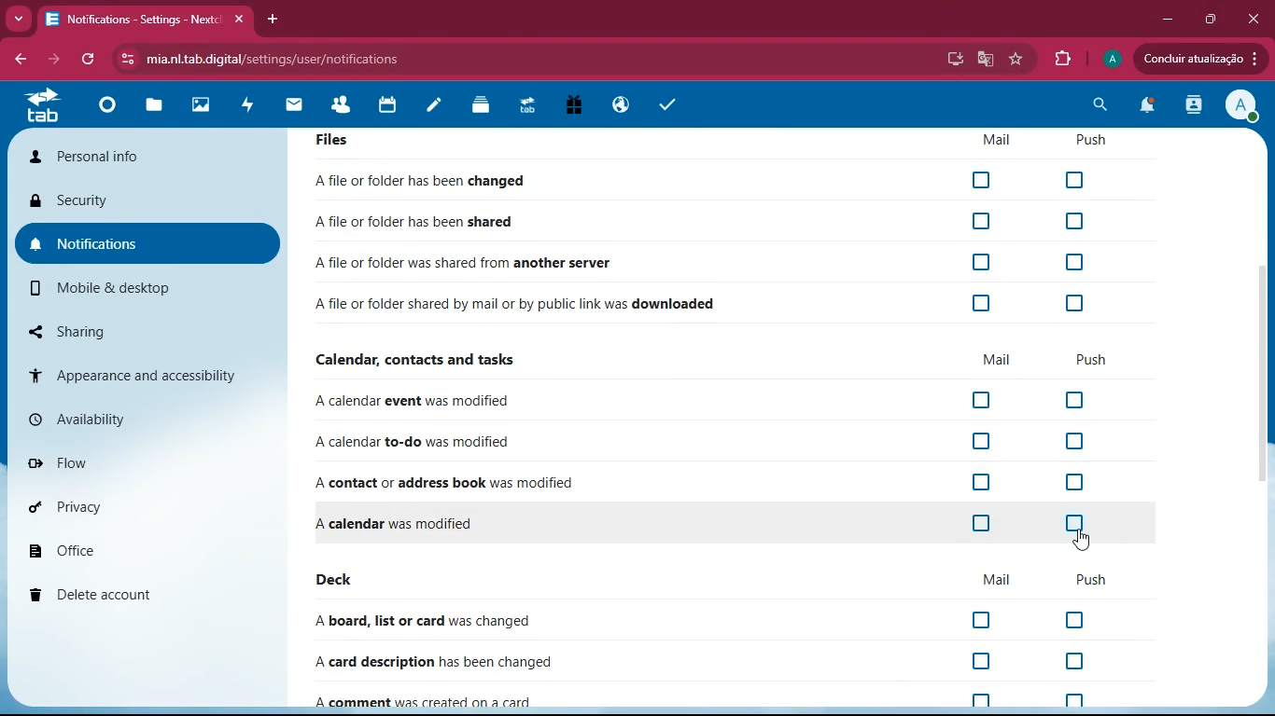 The image size is (1275, 716). Describe the element at coordinates (417, 439) in the screenshot. I see `to-do` at that location.